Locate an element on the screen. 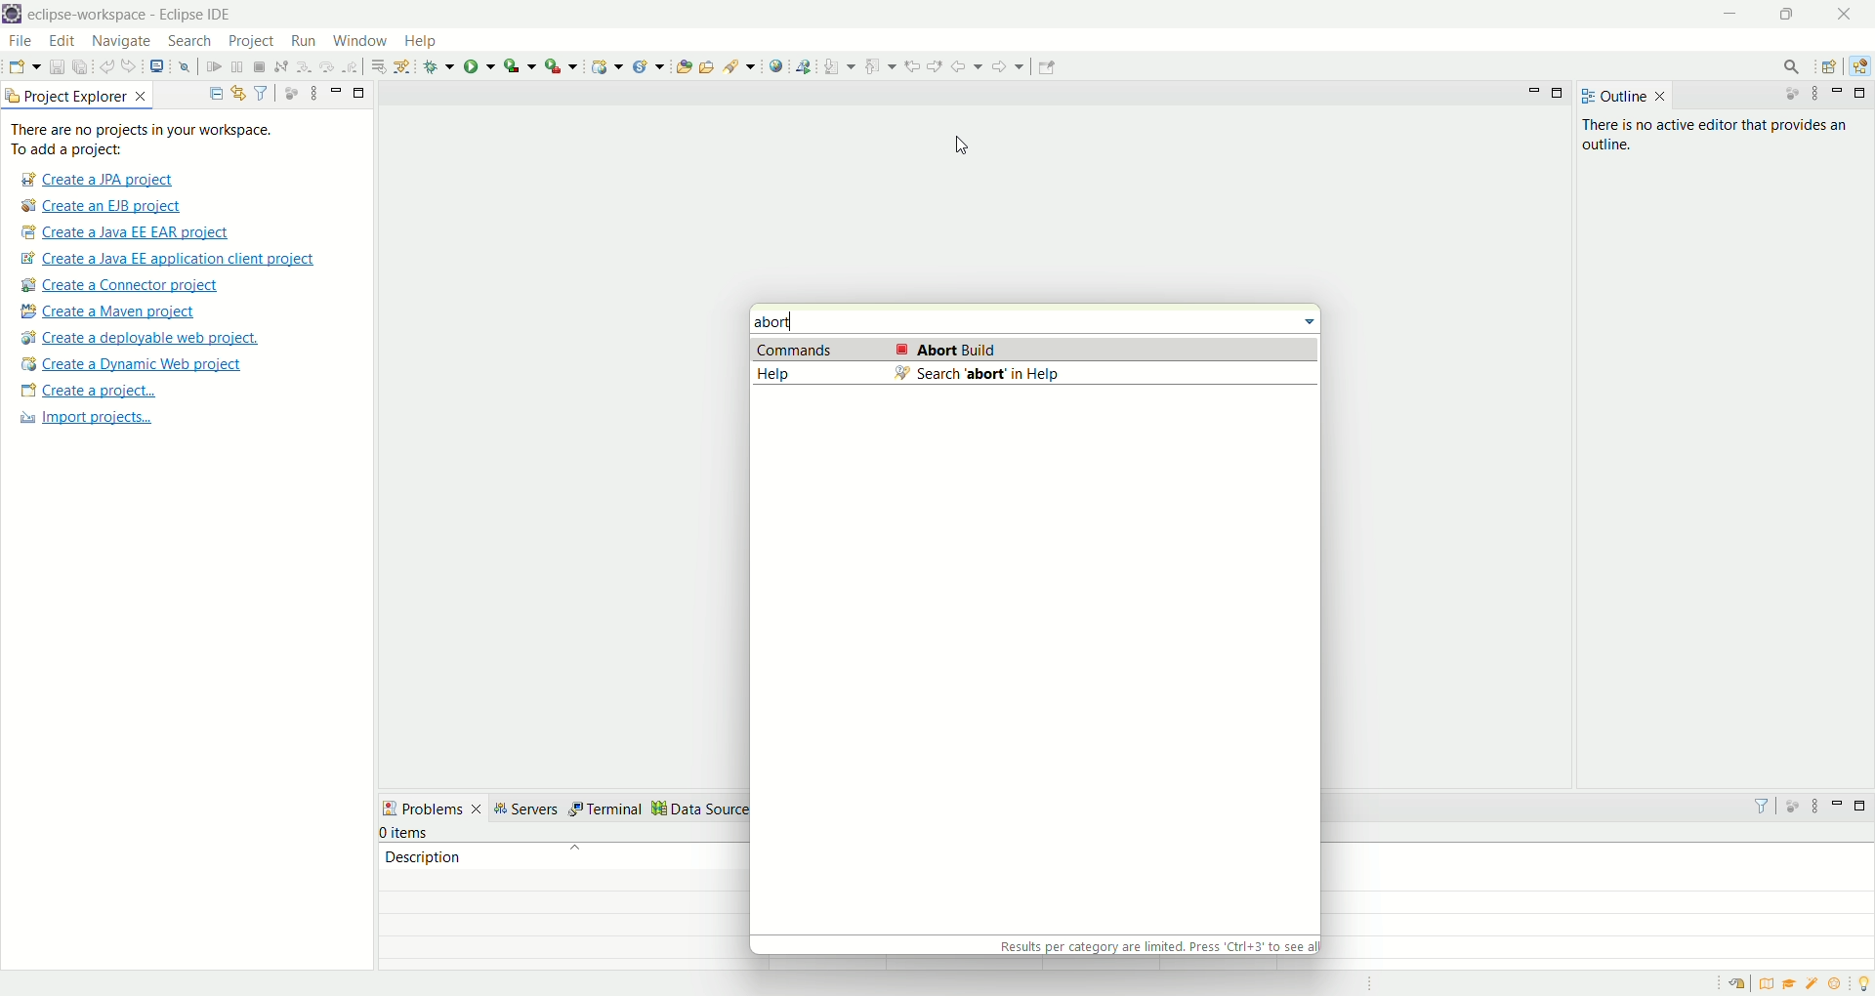 This screenshot has height=996, width=1875. disconnect is located at coordinates (280, 65).